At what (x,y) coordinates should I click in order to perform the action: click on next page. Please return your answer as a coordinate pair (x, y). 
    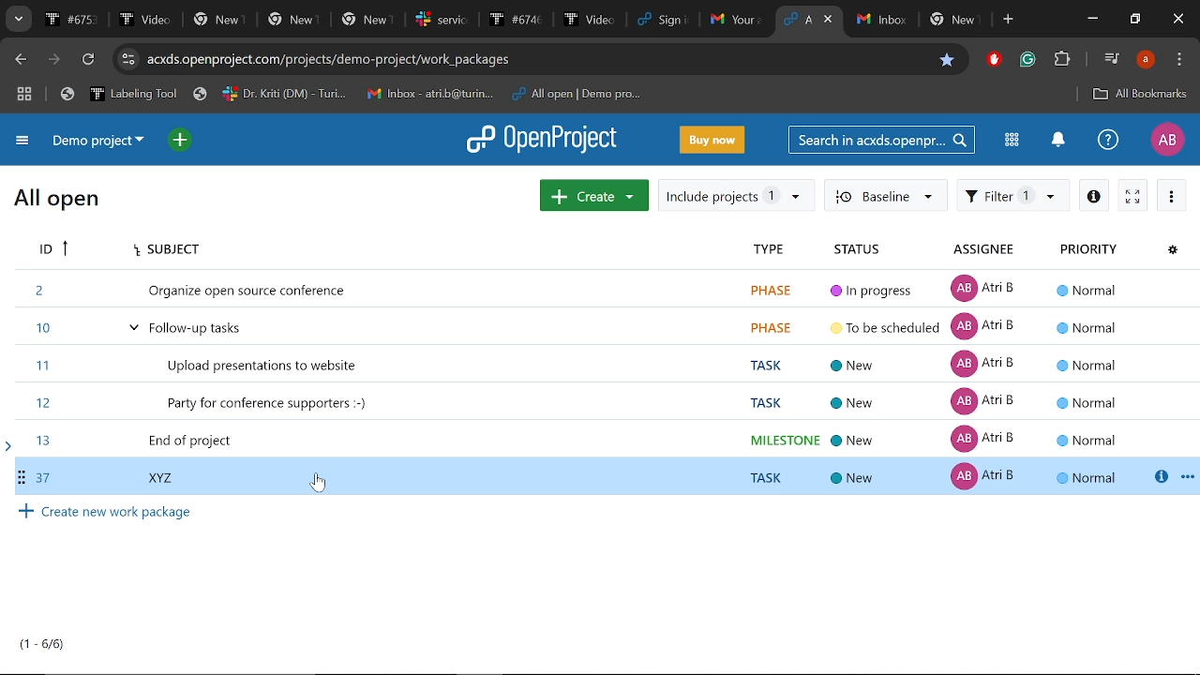
    Looking at the image, I should click on (53, 60).